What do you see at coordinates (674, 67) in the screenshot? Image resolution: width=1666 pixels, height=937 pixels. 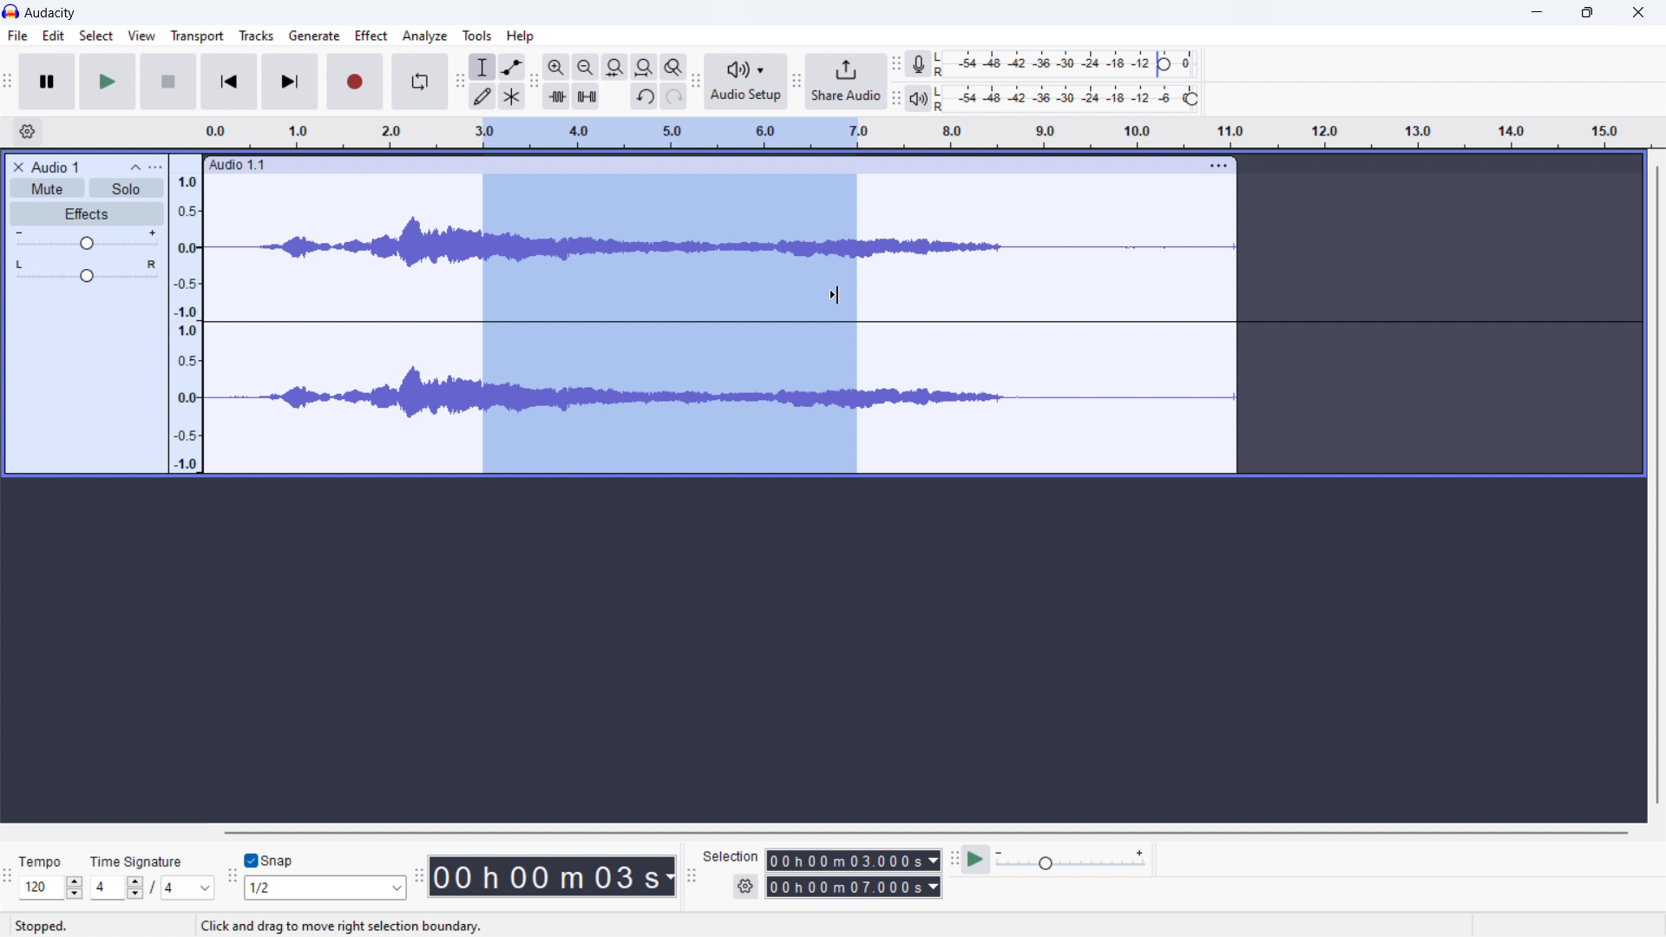 I see `zoom toggle` at bounding box center [674, 67].